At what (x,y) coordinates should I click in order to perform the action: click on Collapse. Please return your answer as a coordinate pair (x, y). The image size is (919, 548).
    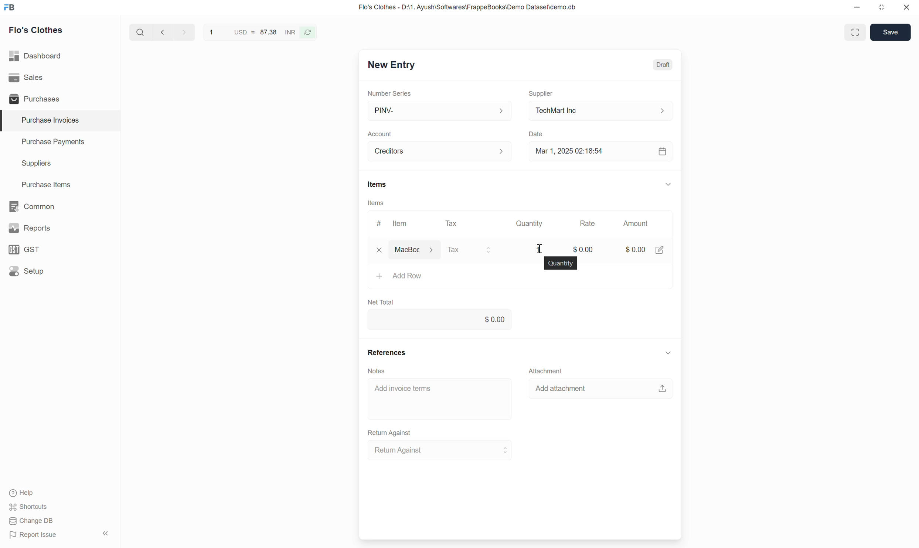
    Looking at the image, I should click on (105, 533).